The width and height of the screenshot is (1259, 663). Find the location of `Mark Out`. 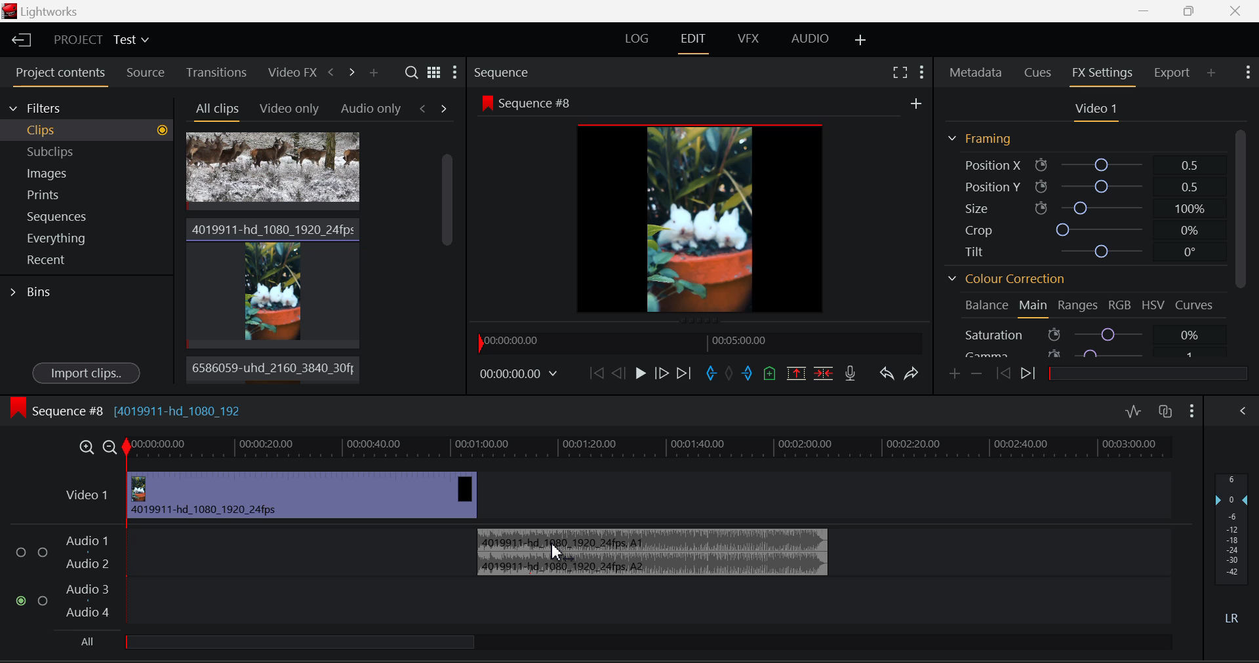

Mark Out is located at coordinates (749, 373).